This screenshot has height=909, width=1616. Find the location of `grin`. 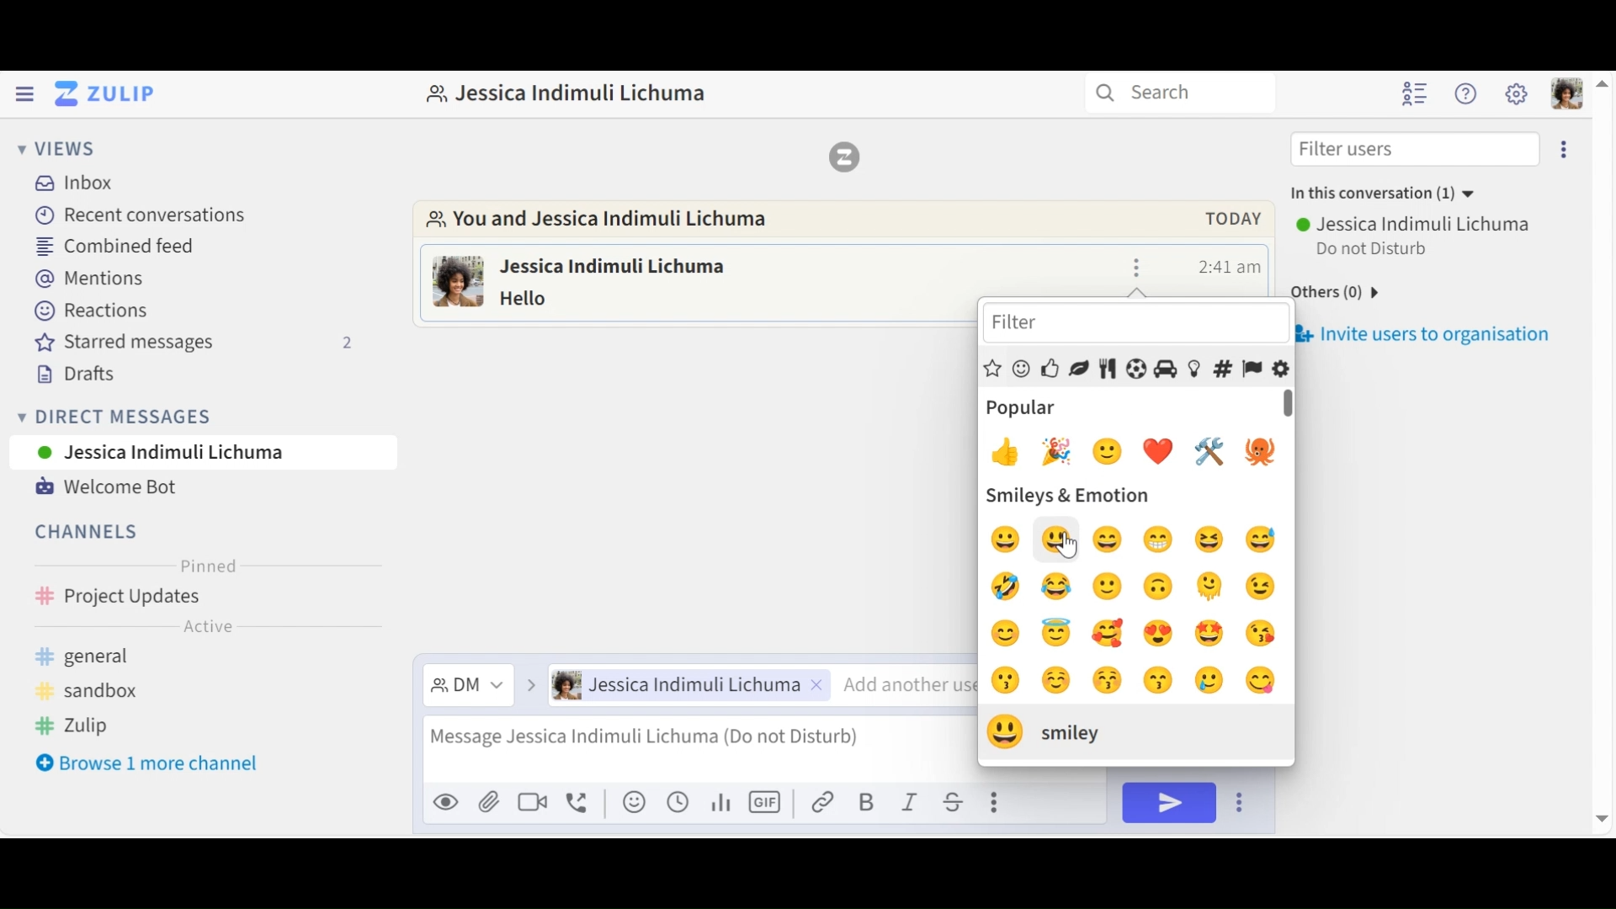

grin is located at coordinates (1165, 541).